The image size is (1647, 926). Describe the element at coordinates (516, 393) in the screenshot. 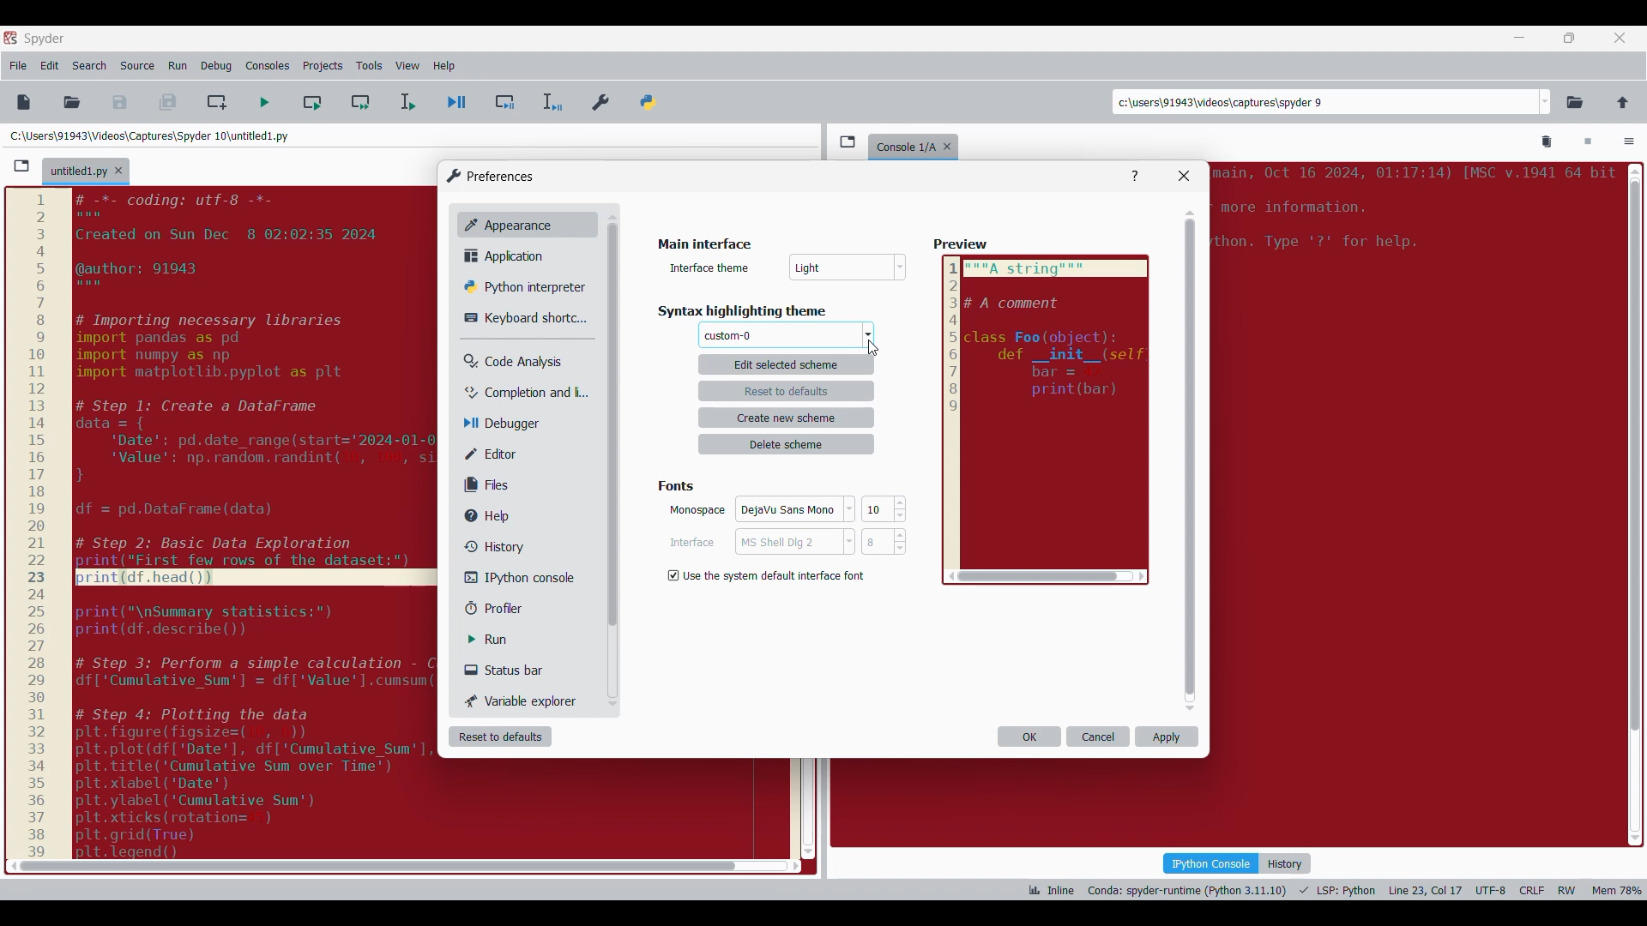

I see `Completion and linting` at that location.